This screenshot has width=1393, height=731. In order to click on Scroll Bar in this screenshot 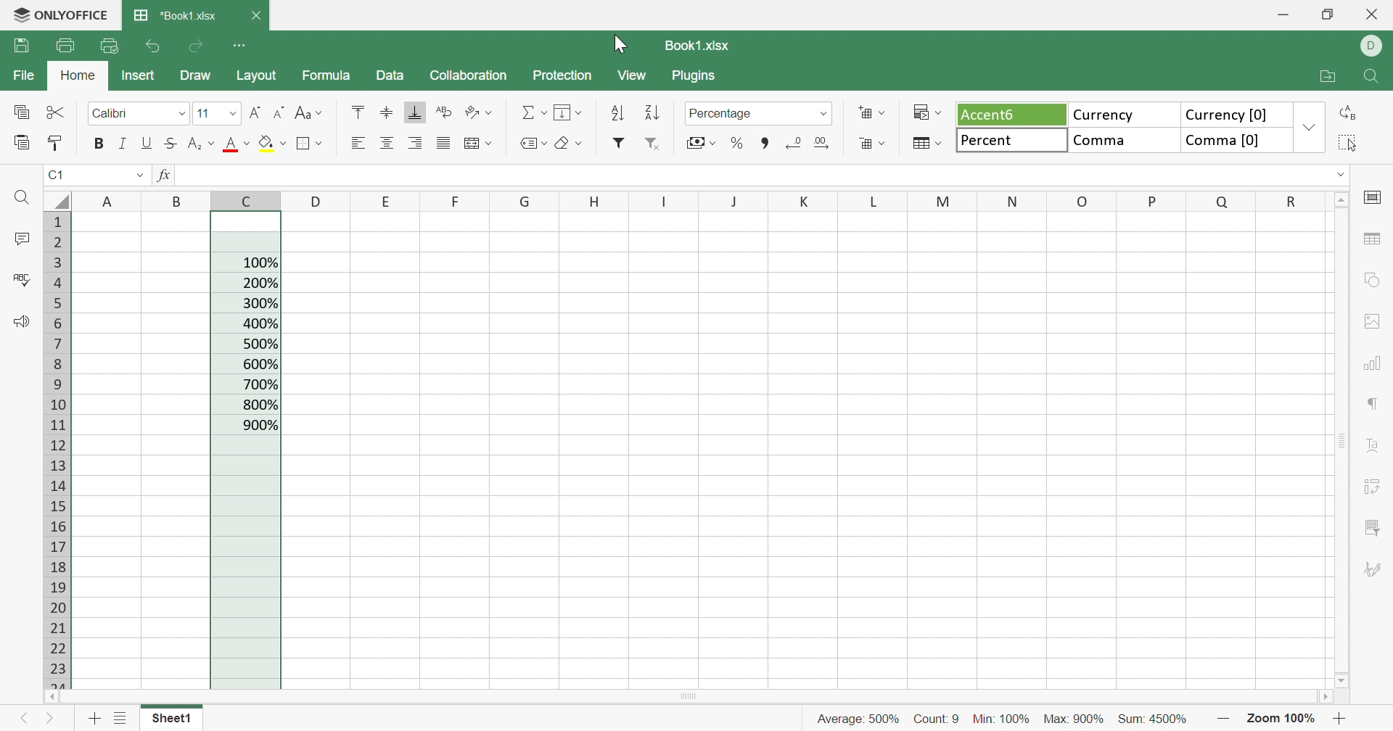, I will do `click(1343, 440)`.